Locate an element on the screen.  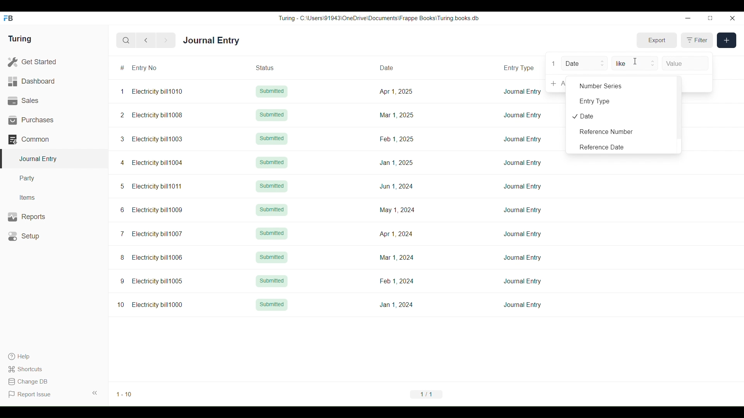
4 Electricity bill1004 is located at coordinates (152, 163).